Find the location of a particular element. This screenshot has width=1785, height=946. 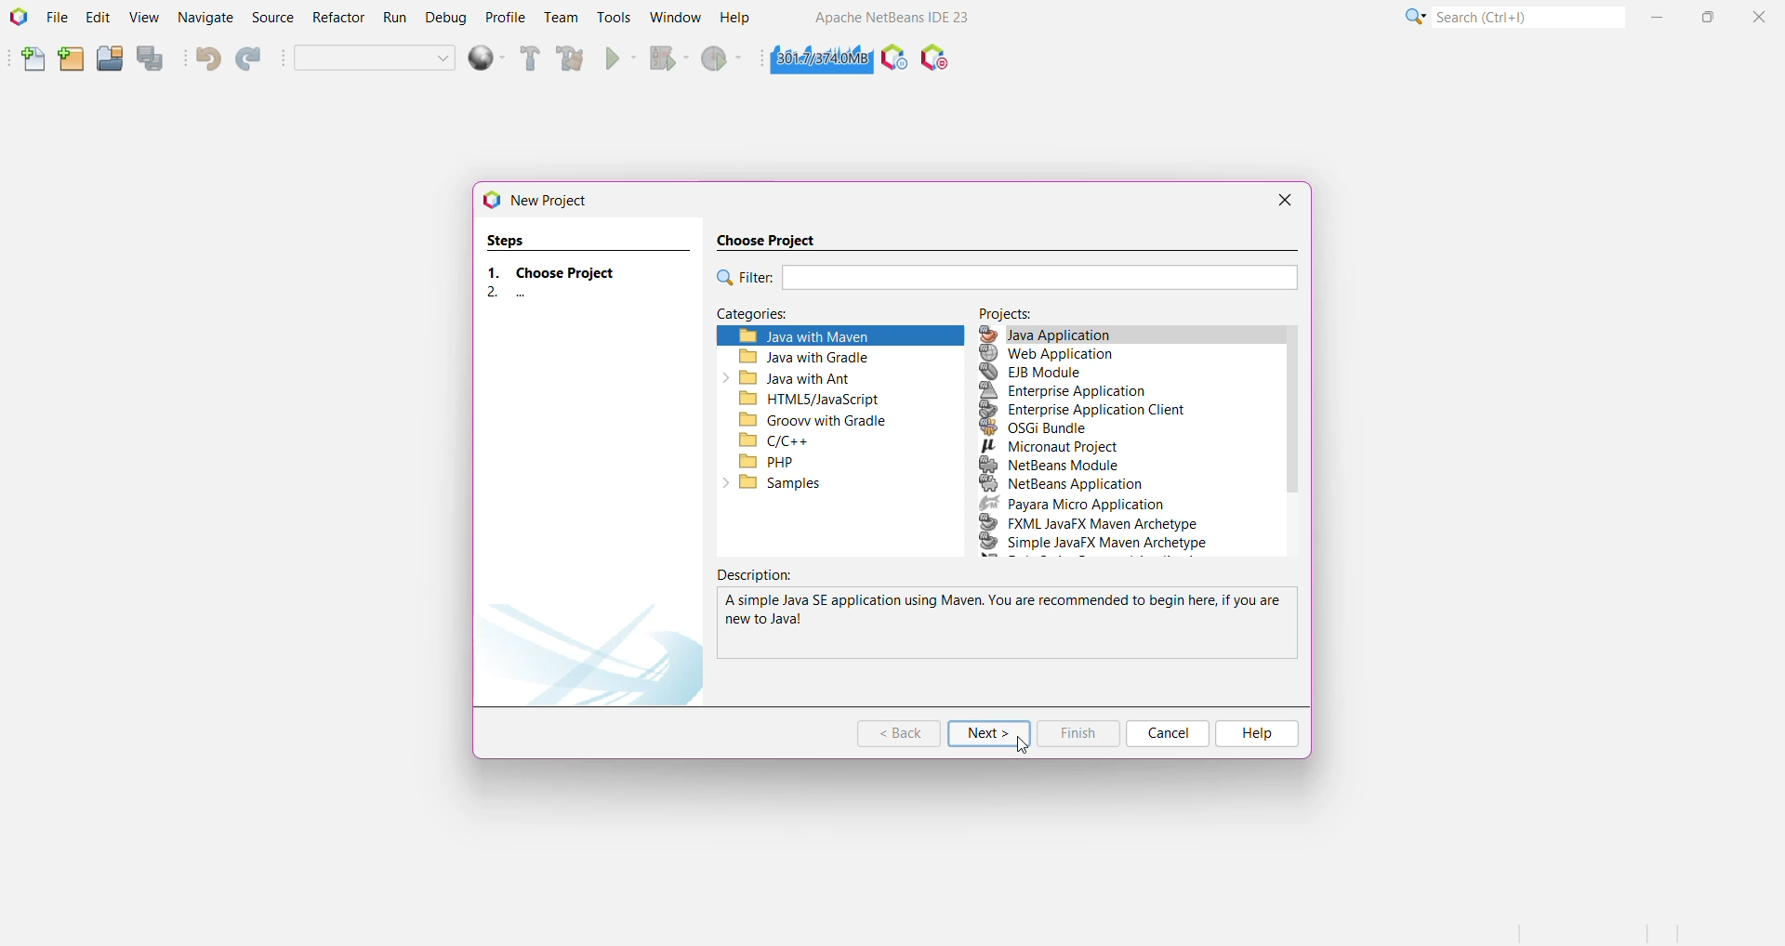

Choose Project is located at coordinates (569, 271).